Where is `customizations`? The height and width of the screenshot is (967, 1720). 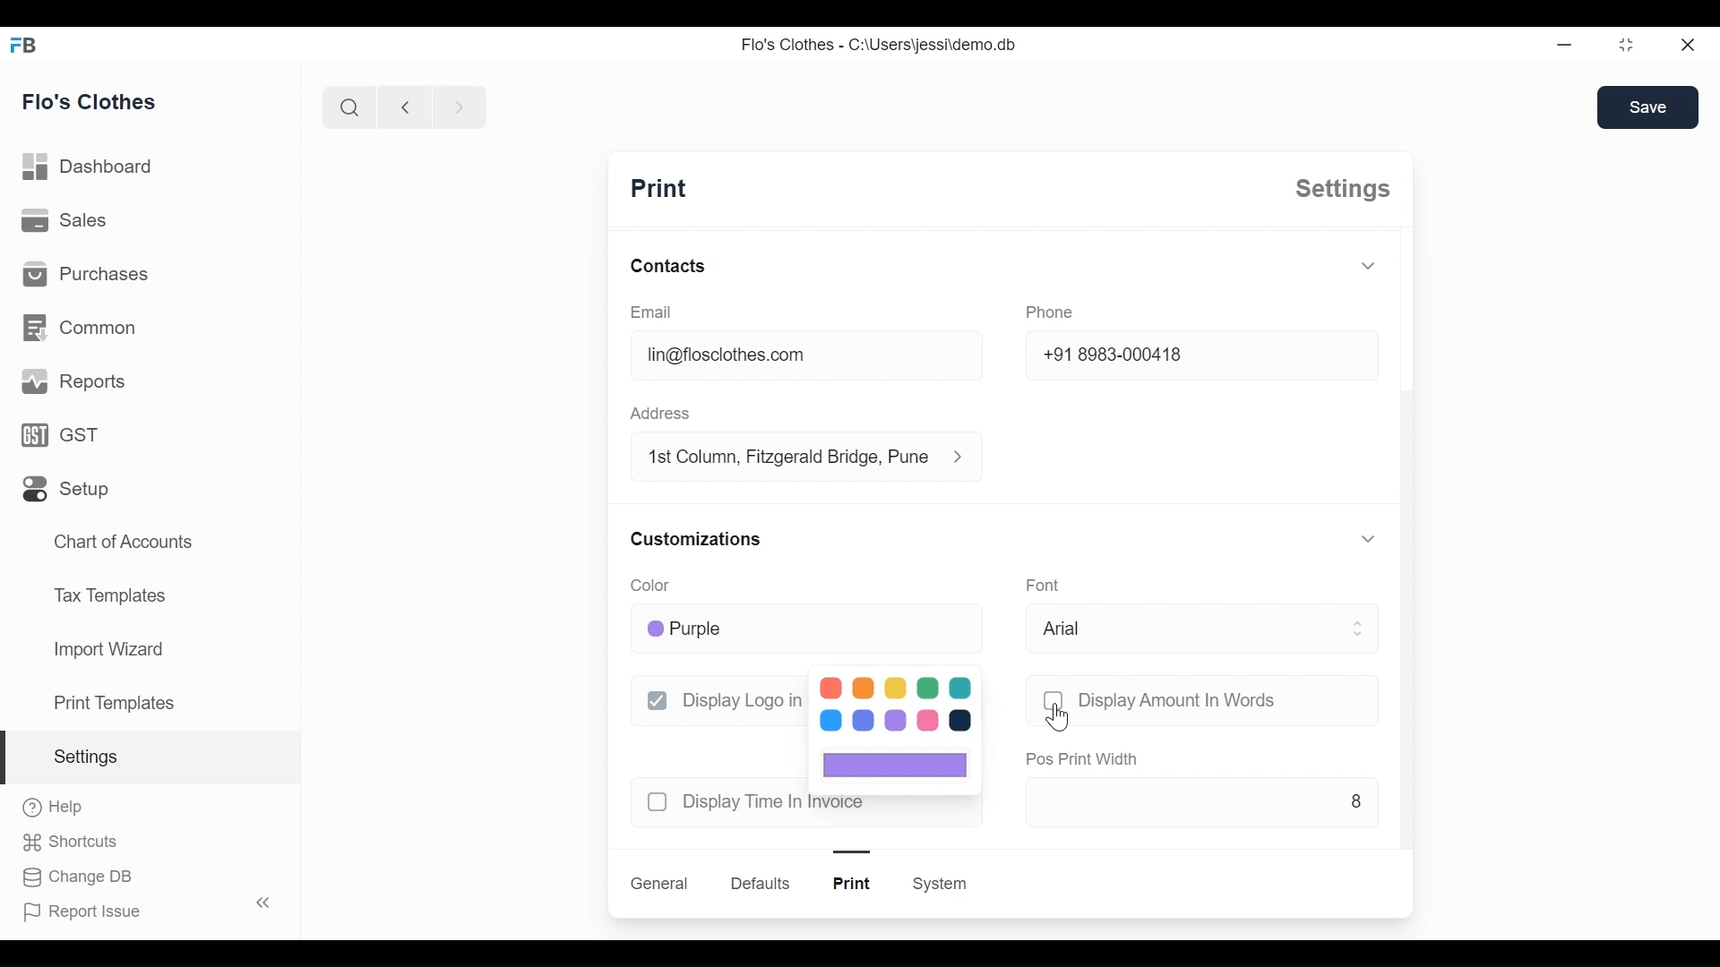 customizations is located at coordinates (696, 539).